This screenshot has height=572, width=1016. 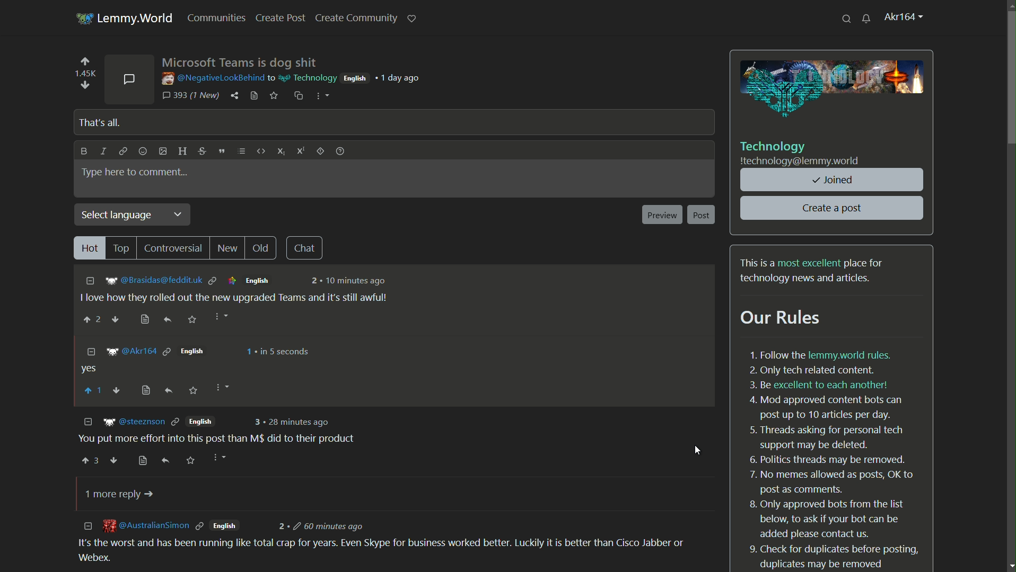 What do you see at coordinates (83, 17) in the screenshot?
I see `server icon` at bounding box center [83, 17].